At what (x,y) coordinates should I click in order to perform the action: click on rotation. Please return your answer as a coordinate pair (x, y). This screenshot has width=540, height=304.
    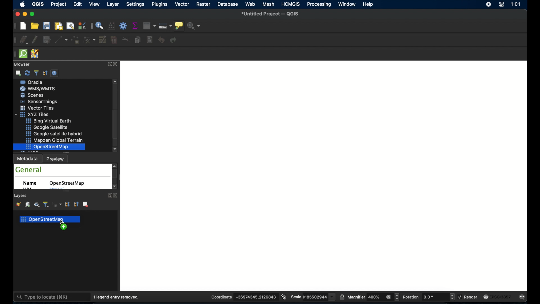
    Looking at the image, I should click on (429, 297).